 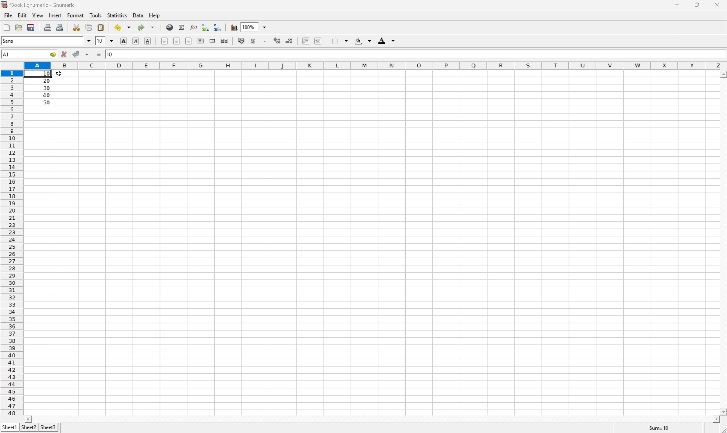 What do you see at coordinates (48, 428) in the screenshot?
I see `Sheet3` at bounding box center [48, 428].